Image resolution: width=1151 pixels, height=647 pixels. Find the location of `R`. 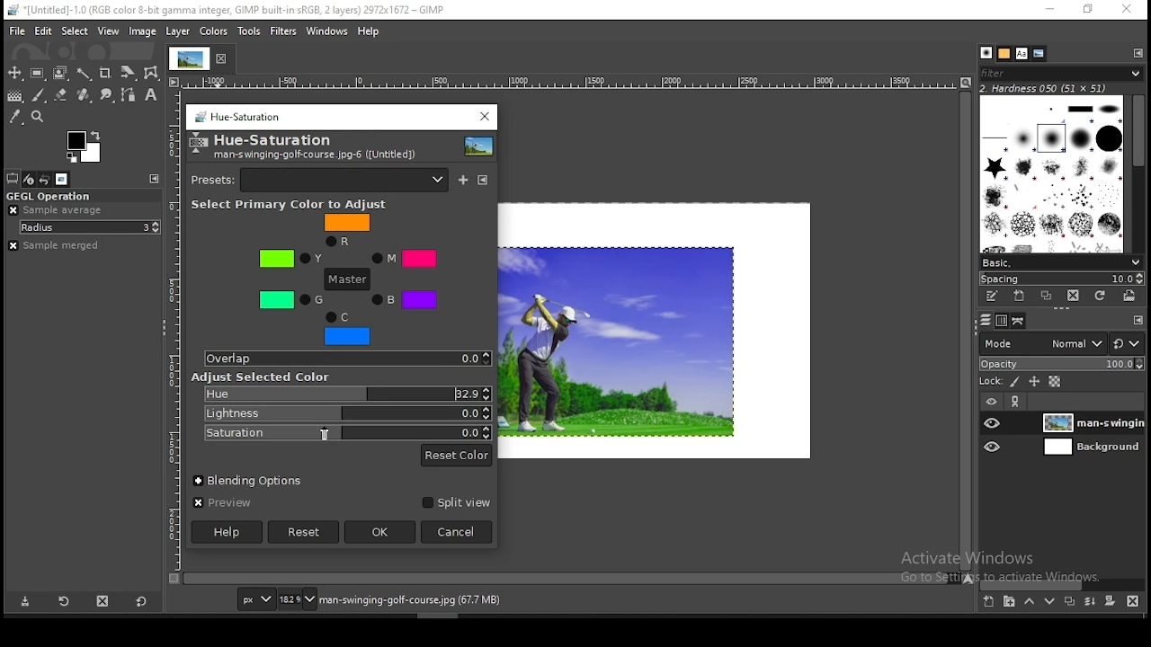

R is located at coordinates (346, 230).